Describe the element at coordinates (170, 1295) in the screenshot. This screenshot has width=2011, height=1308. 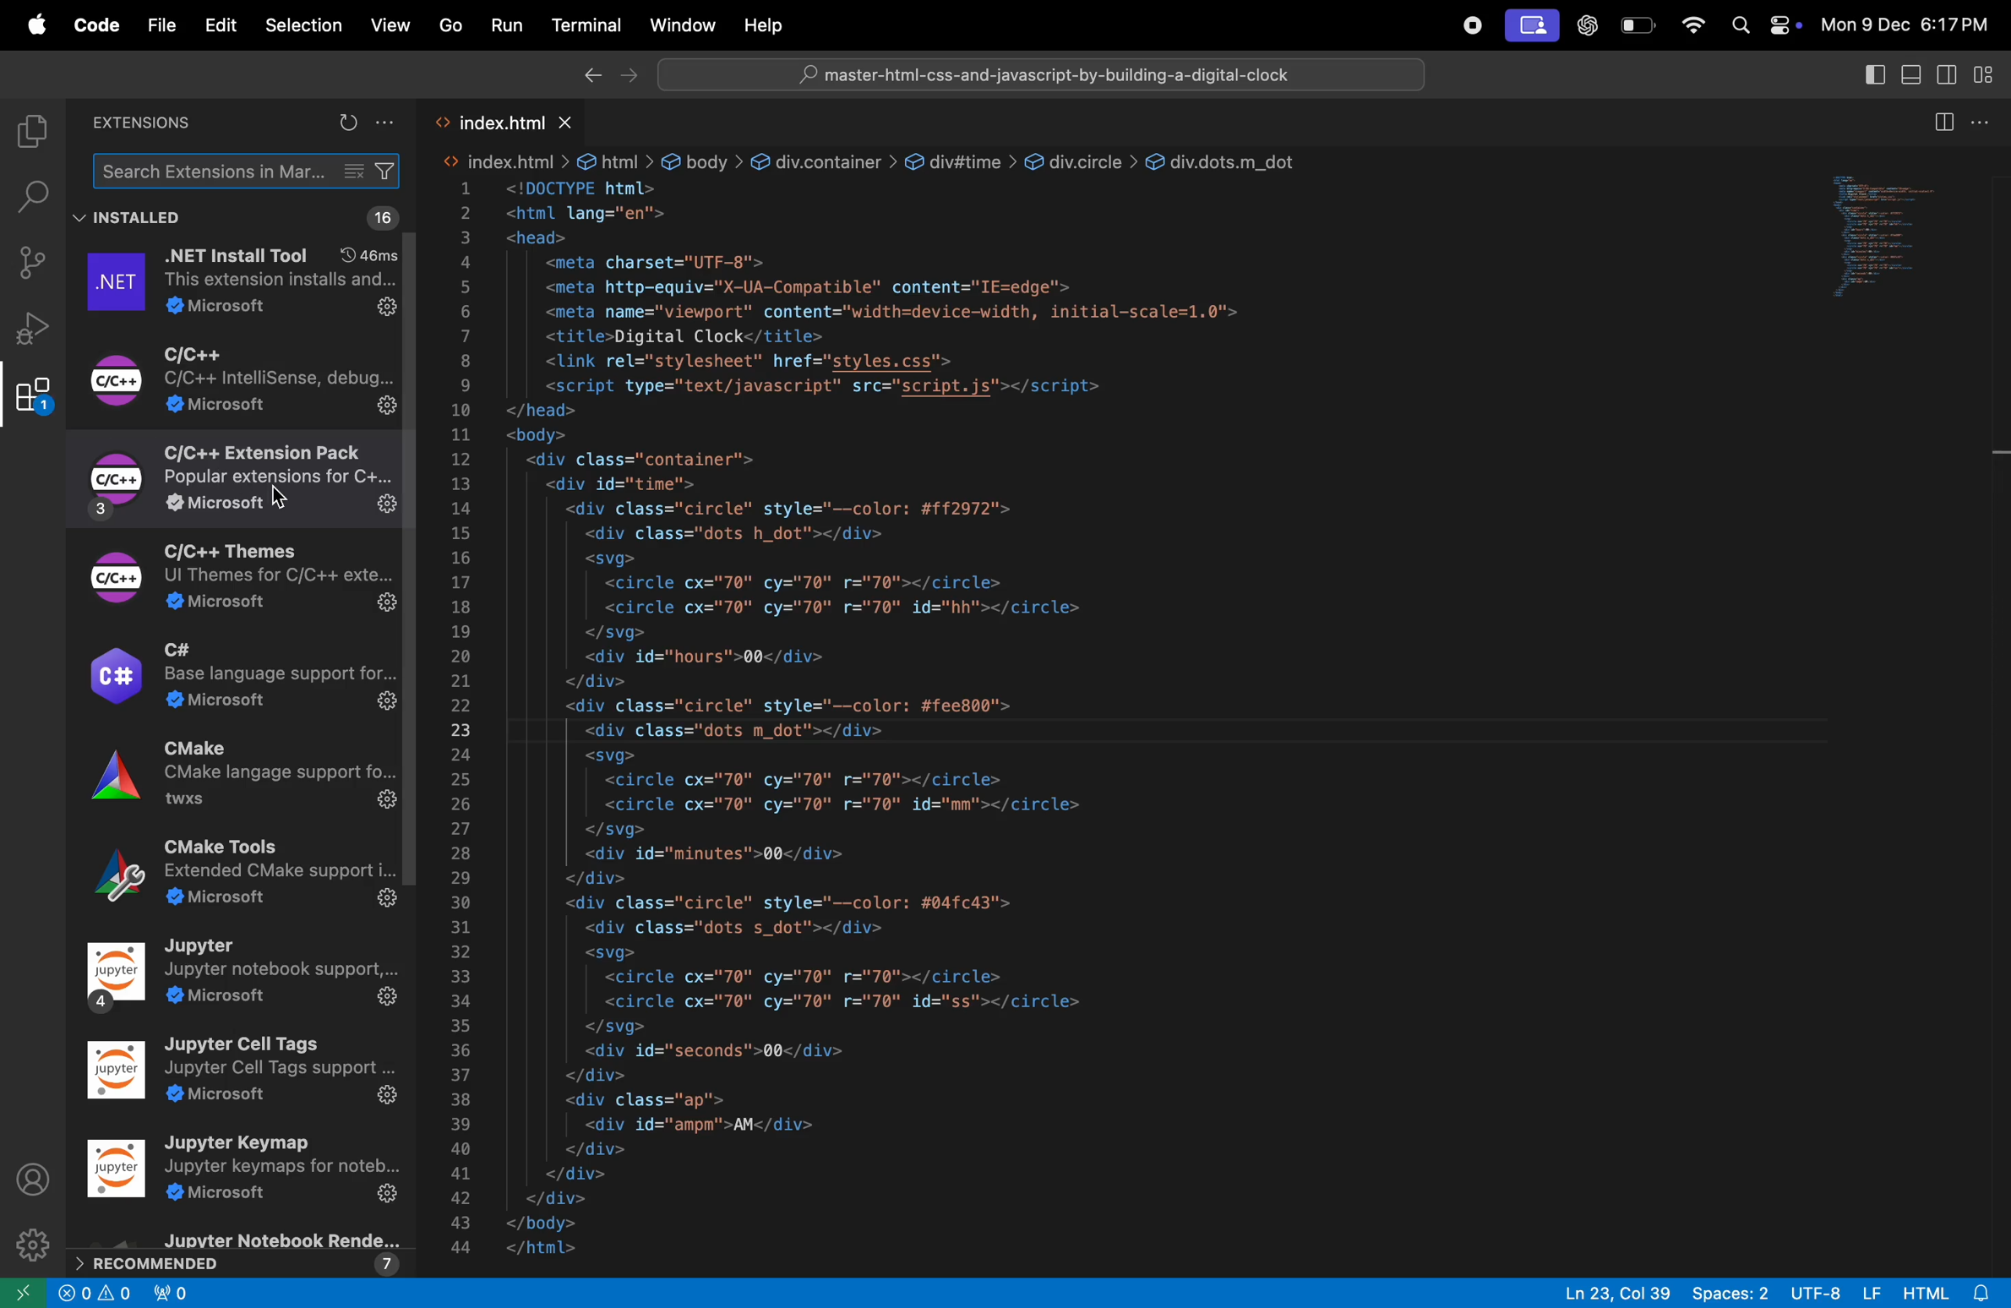
I see `alert` at that location.